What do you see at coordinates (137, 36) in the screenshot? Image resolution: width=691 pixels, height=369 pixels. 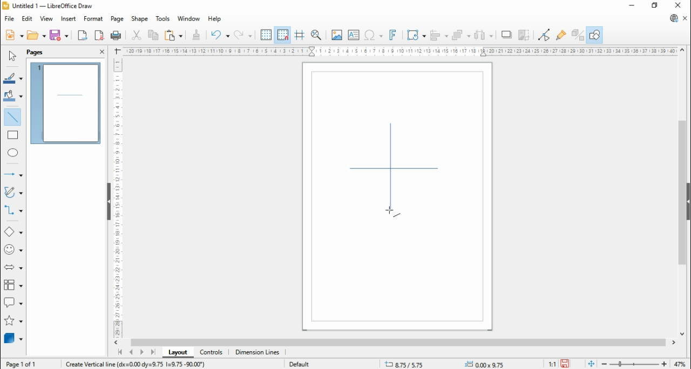 I see `cut` at bounding box center [137, 36].